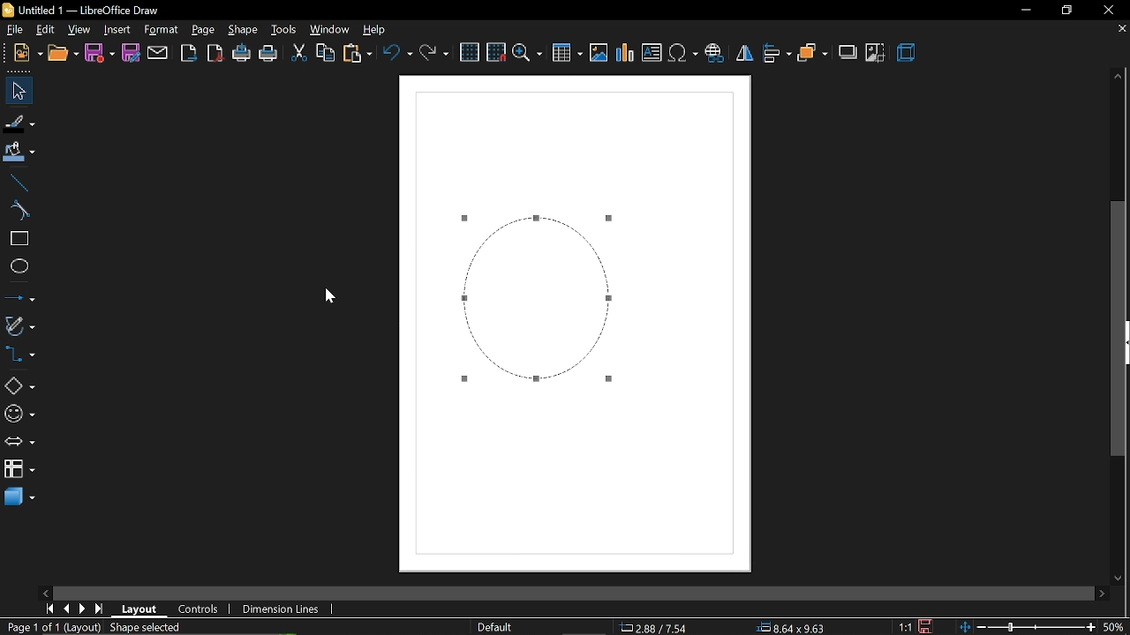 This screenshot has height=635, width=1130. What do you see at coordinates (21, 211) in the screenshot?
I see `curve` at bounding box center [21, 211].